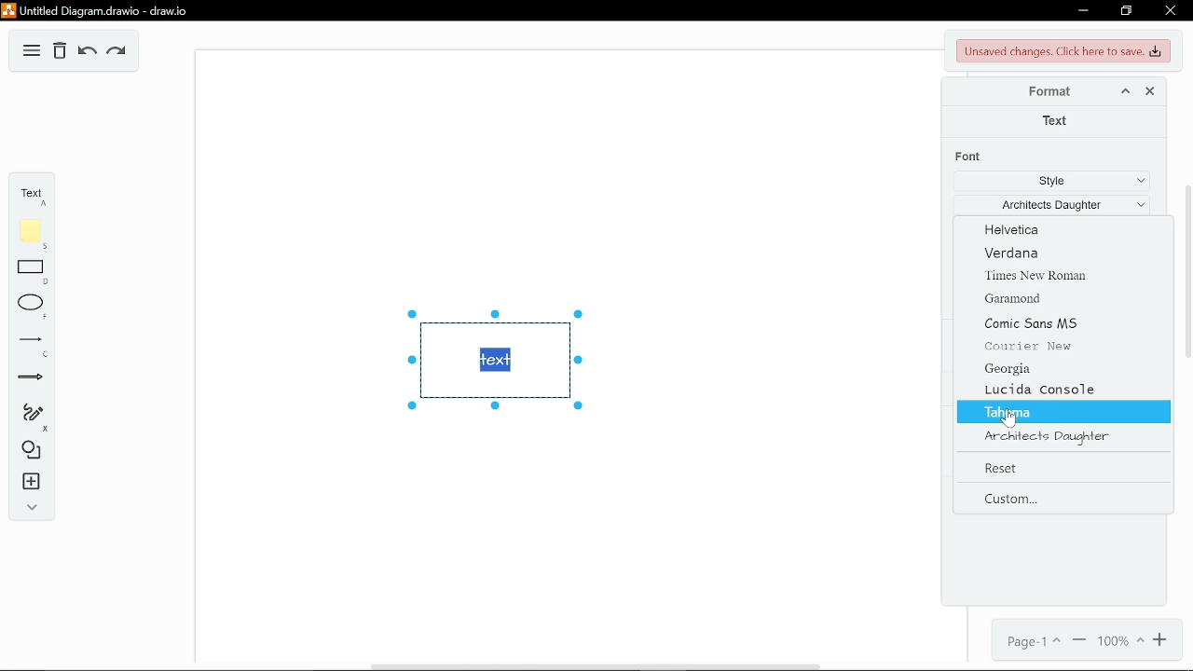 This screenshot has height=671, width=1193. I want to click on close, so click(1169, 12).